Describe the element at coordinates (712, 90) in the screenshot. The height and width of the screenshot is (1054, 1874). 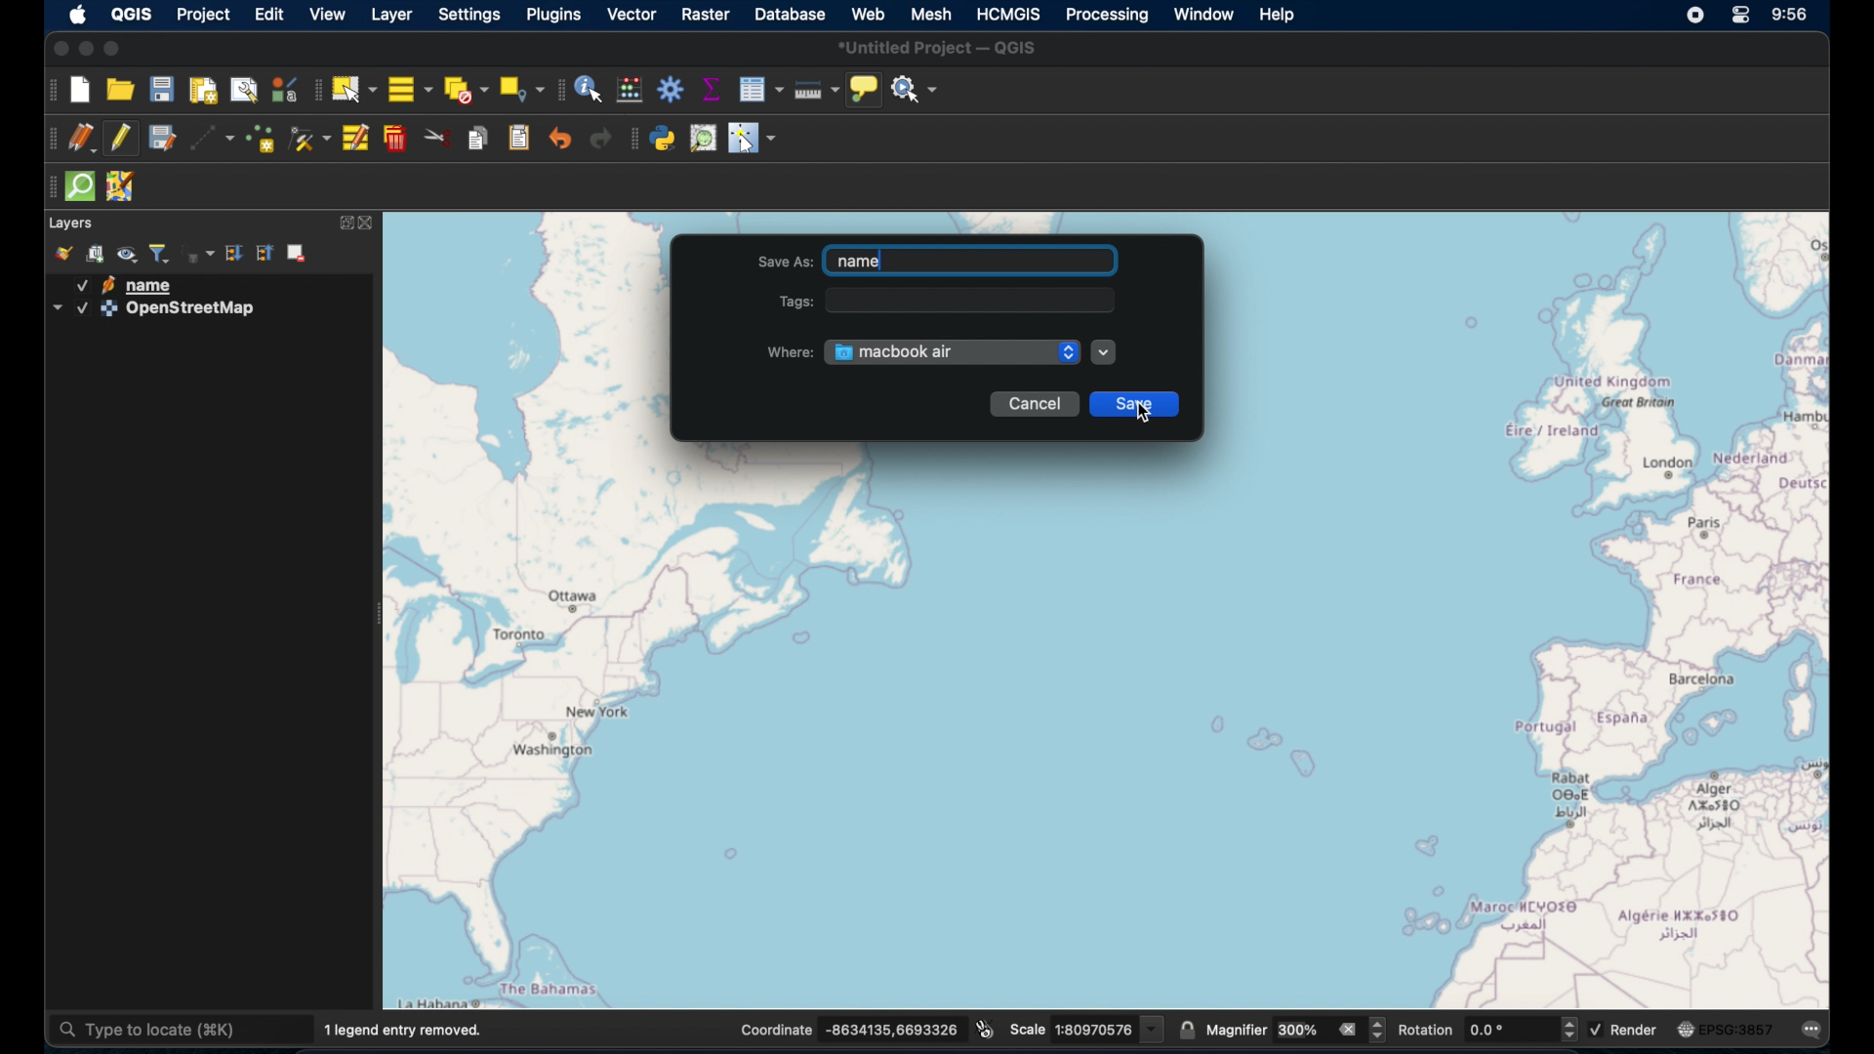
I see `show statistical summary` at that location.